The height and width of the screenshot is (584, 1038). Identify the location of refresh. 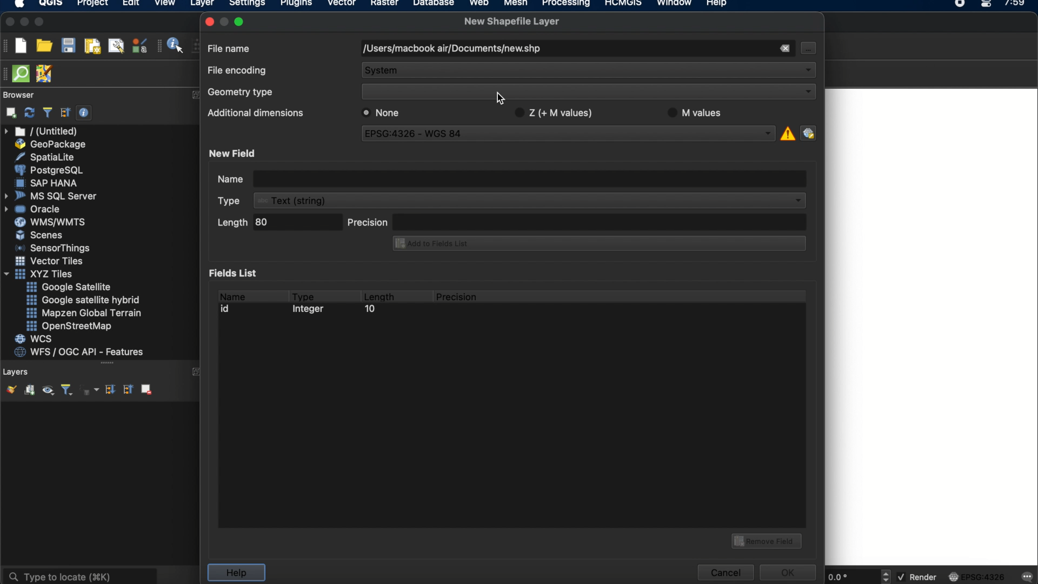
(30, 113).